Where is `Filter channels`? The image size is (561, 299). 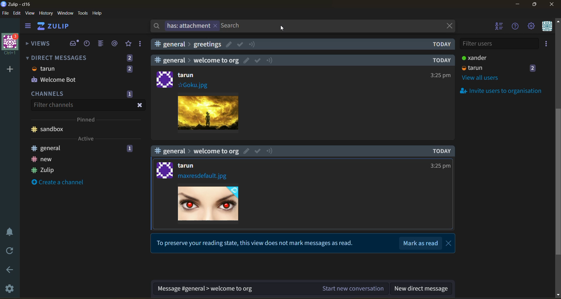
Filter channels is located at coordinates (53, 105).